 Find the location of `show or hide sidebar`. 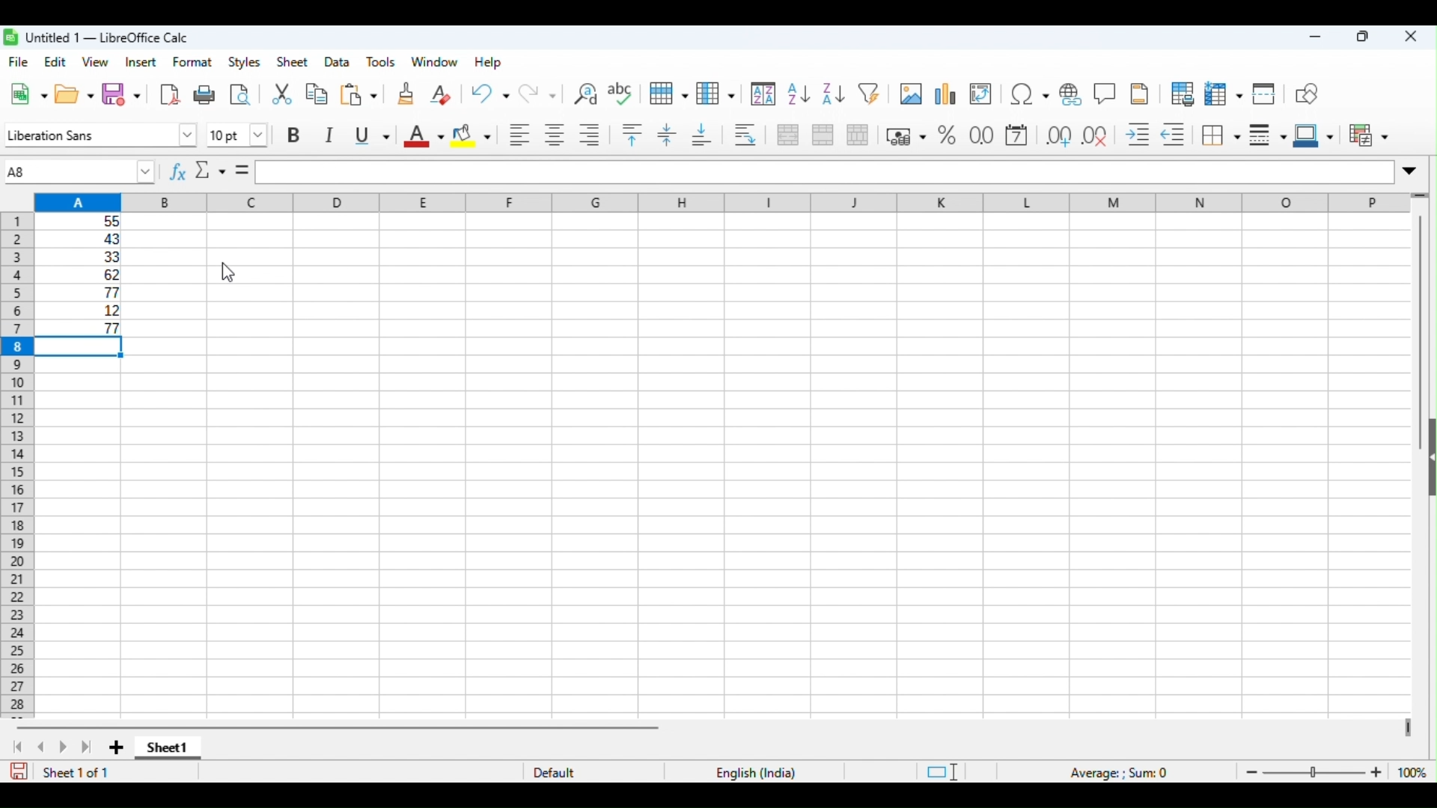

show or hide sidebar is located at coordinates (1428, 463).